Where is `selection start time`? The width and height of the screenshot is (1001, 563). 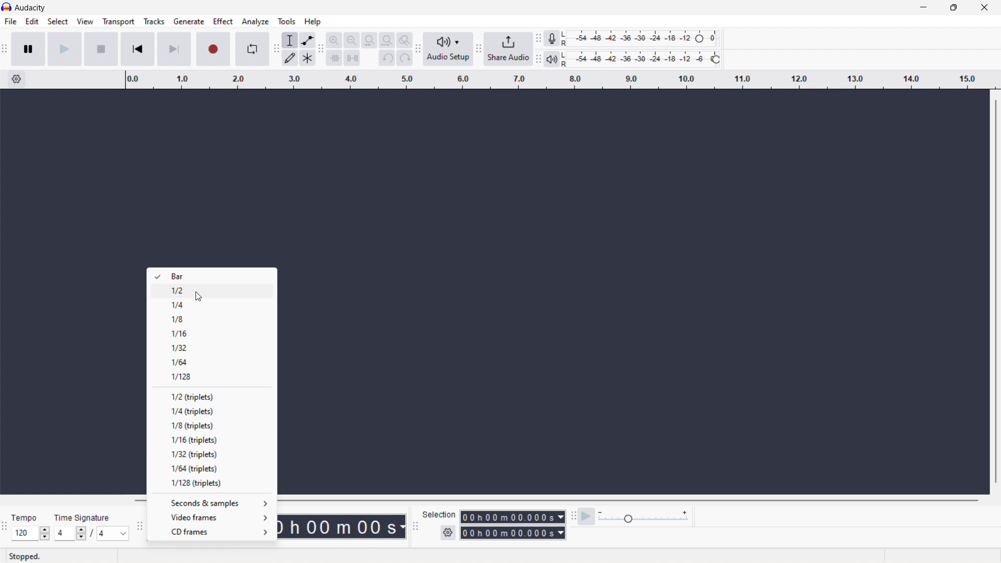
selection start time is located at coordinates (512, 517).